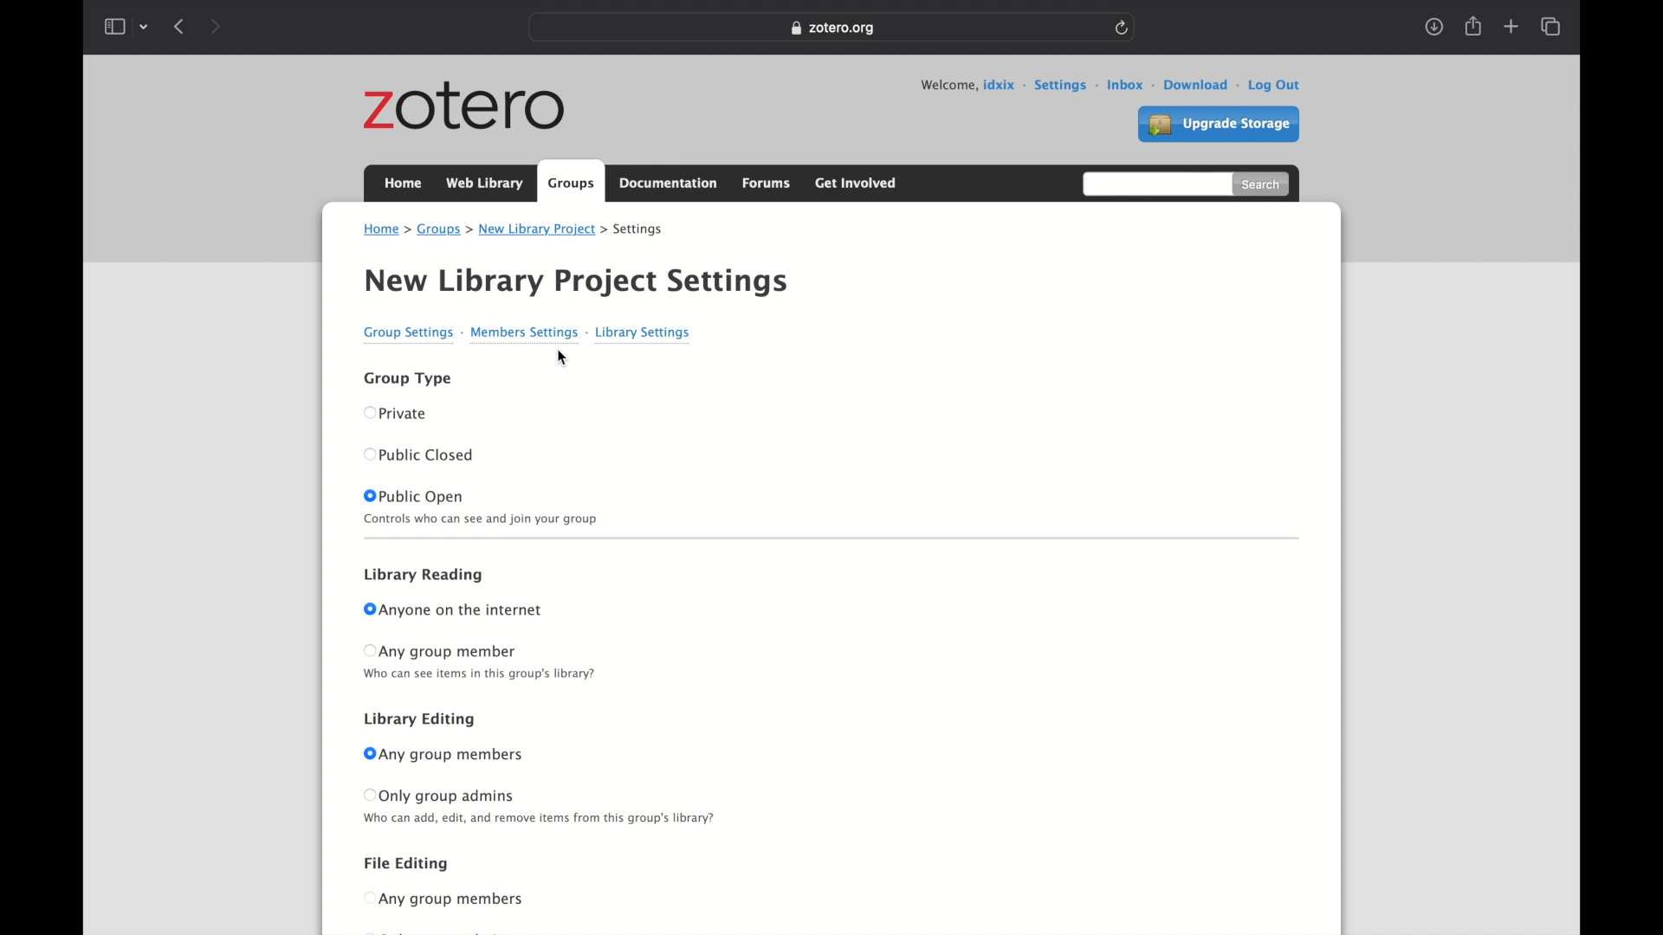  Describe the element at coordinates (1201, 84) in the screenshot. I see `download` at that location.